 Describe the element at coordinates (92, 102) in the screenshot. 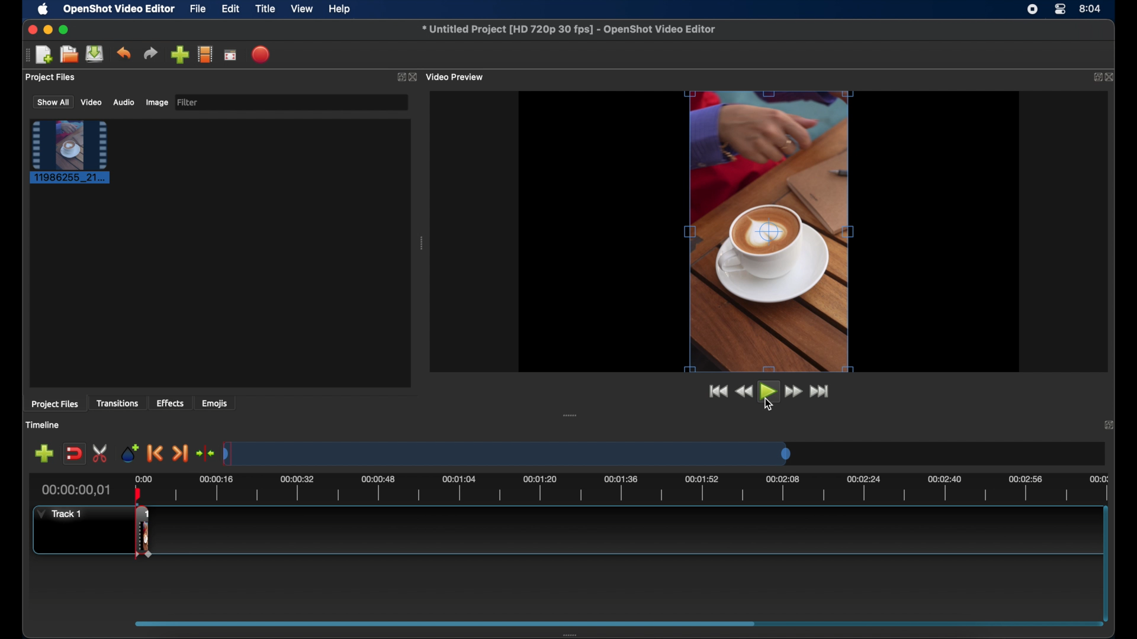

I see `video` at that location.